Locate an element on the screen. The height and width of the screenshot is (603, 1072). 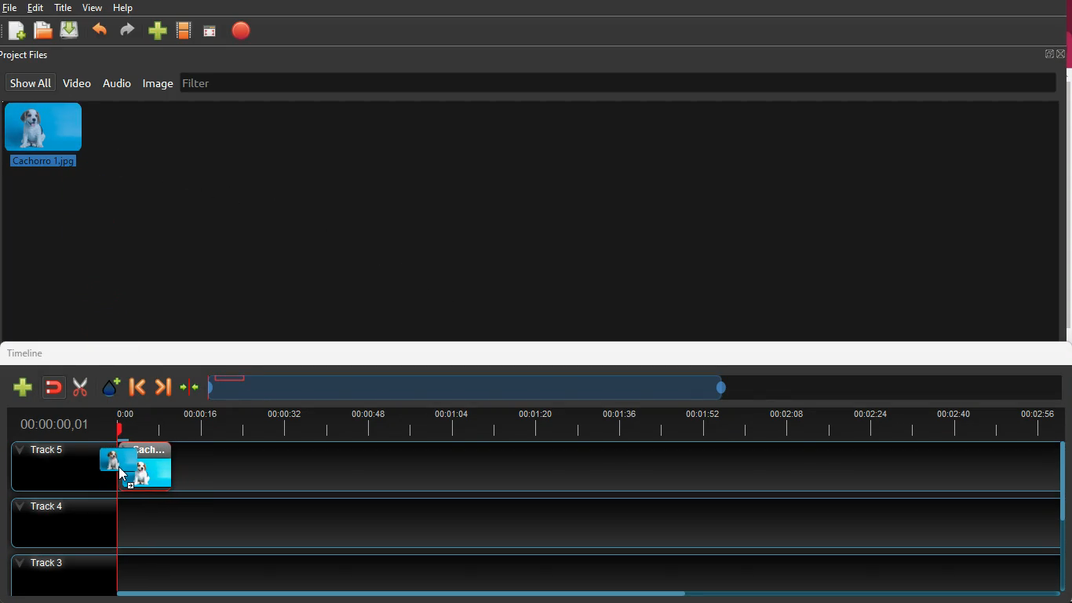
audio is located at coordinates (117, 82).